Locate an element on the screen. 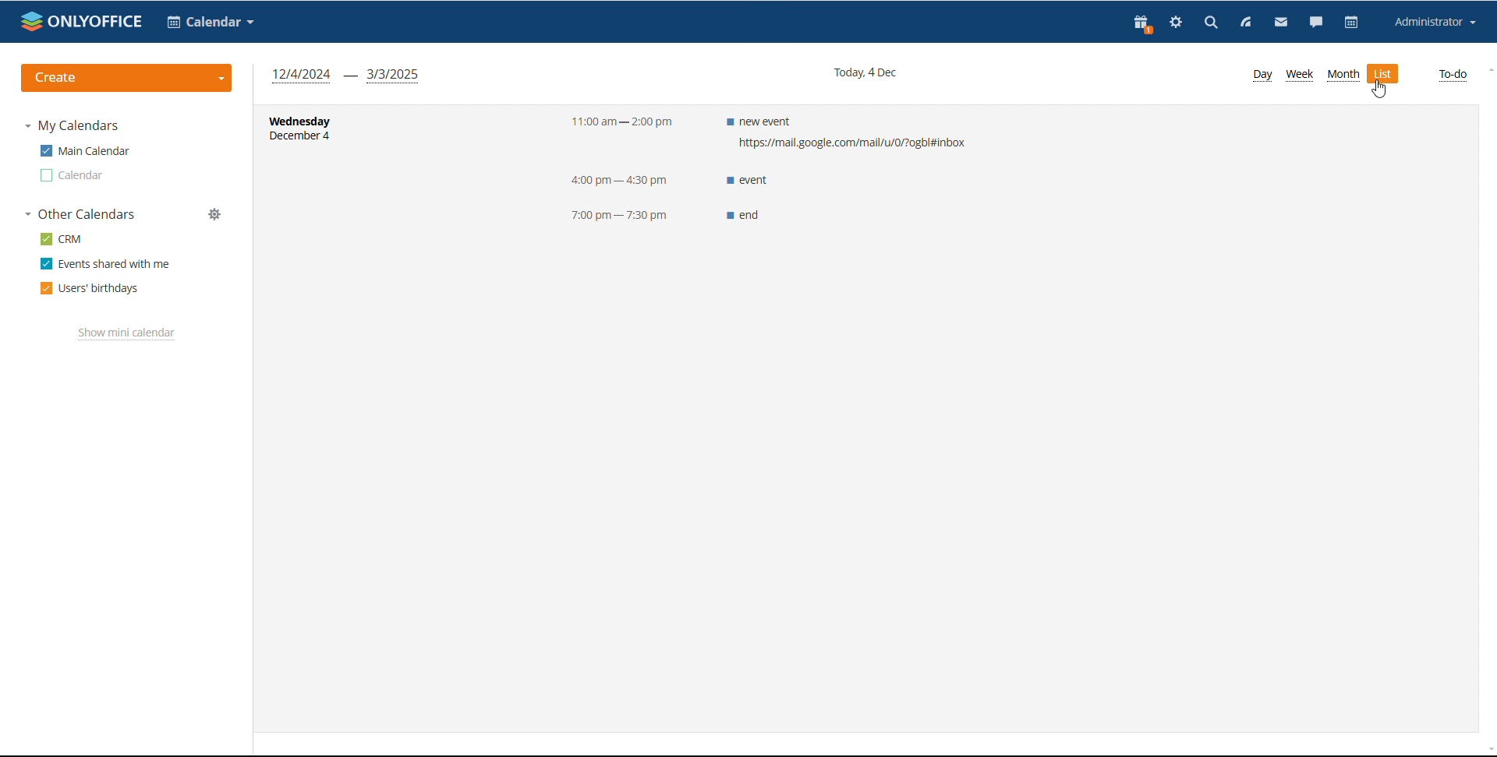 The image size is (1497, 757). chat is located at coordinates (1315, 23).